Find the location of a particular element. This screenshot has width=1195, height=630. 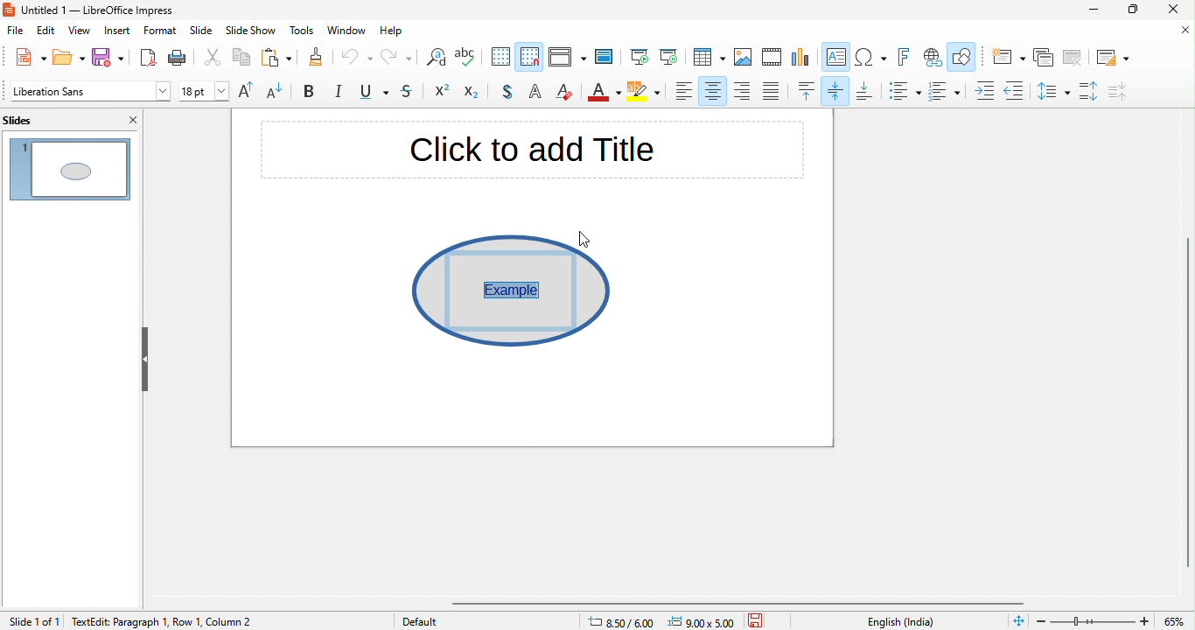

hyperlink is located at coordinates (932, 58).